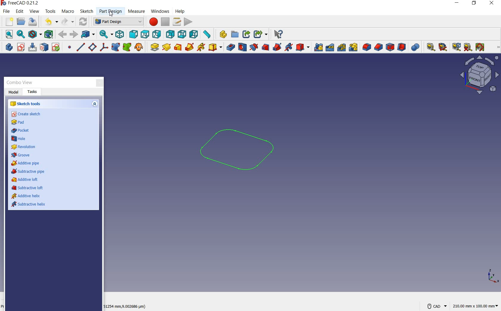 This screenshot has width=501, height=311. Describe the element at coordinates (494, 277) in the screenshot. I see `xyz points` at that location.